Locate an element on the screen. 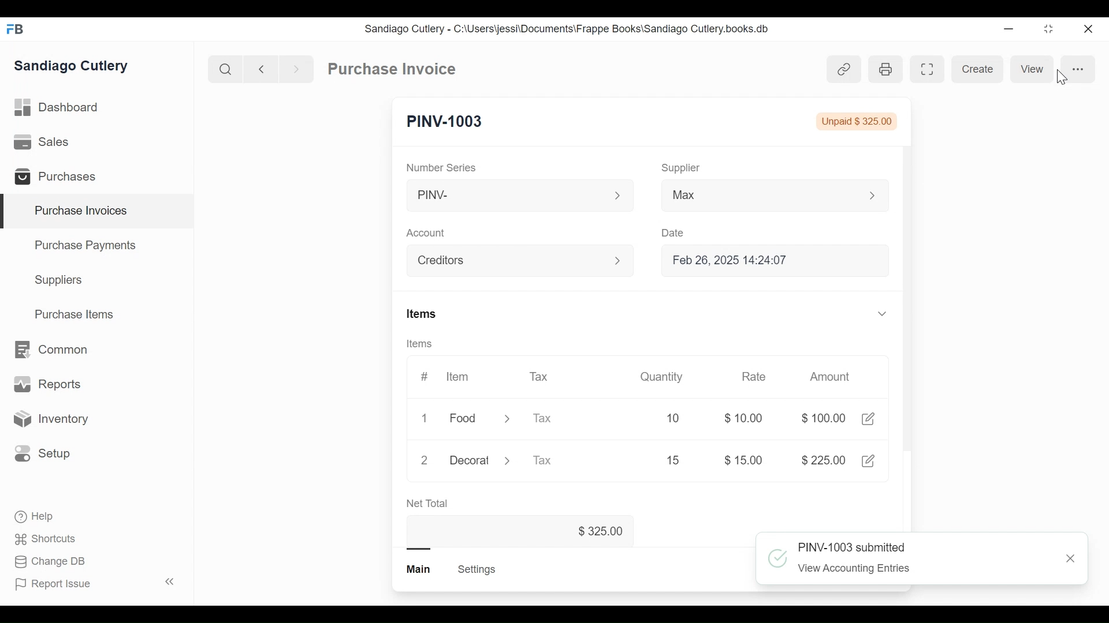 This screenshot has height=623, width=1109. Purchases is located at coordinates (60, 178).